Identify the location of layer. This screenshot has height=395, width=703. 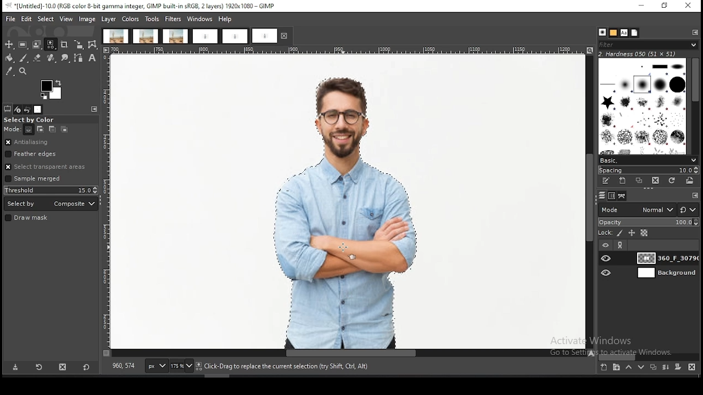
(666, 273).